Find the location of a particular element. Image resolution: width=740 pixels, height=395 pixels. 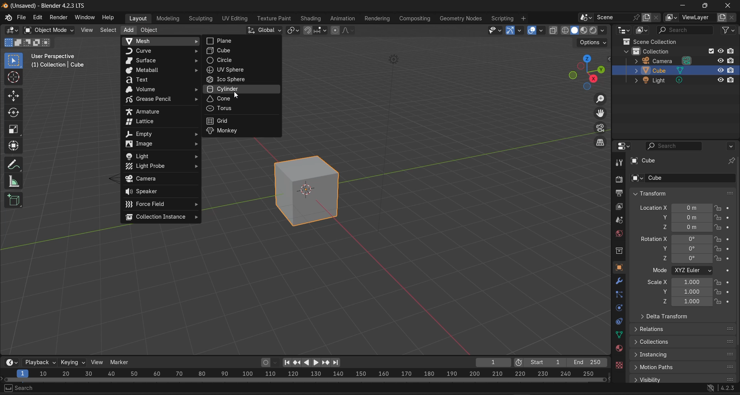

empty is located at coordinates (161, 134).